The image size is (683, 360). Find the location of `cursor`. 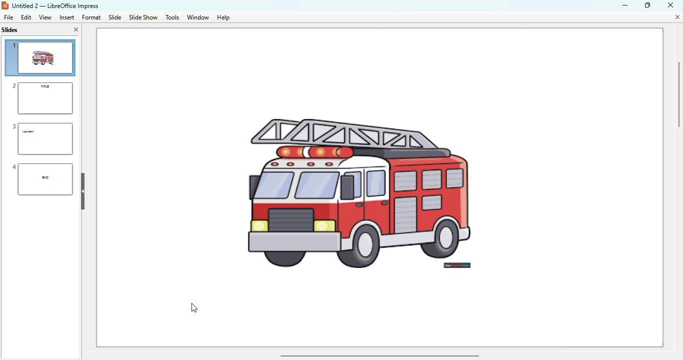

cursor is located at coordinates (58, 193).